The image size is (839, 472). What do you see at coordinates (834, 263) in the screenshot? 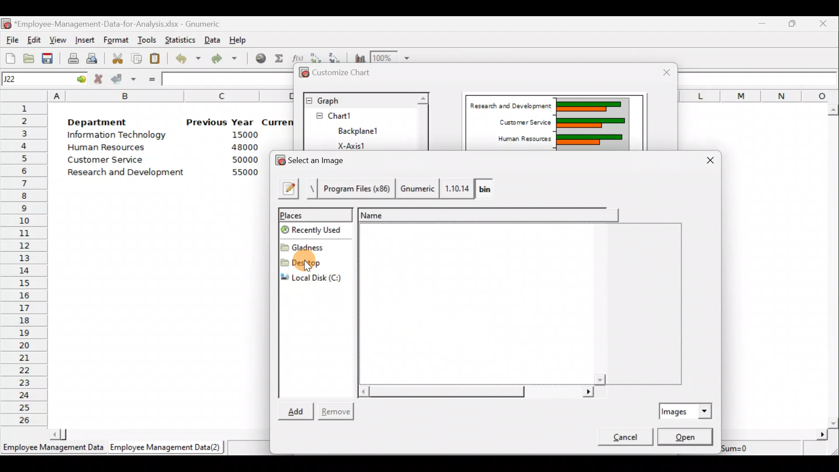
I see `Scroll bar` at bounding box center [834, 263].